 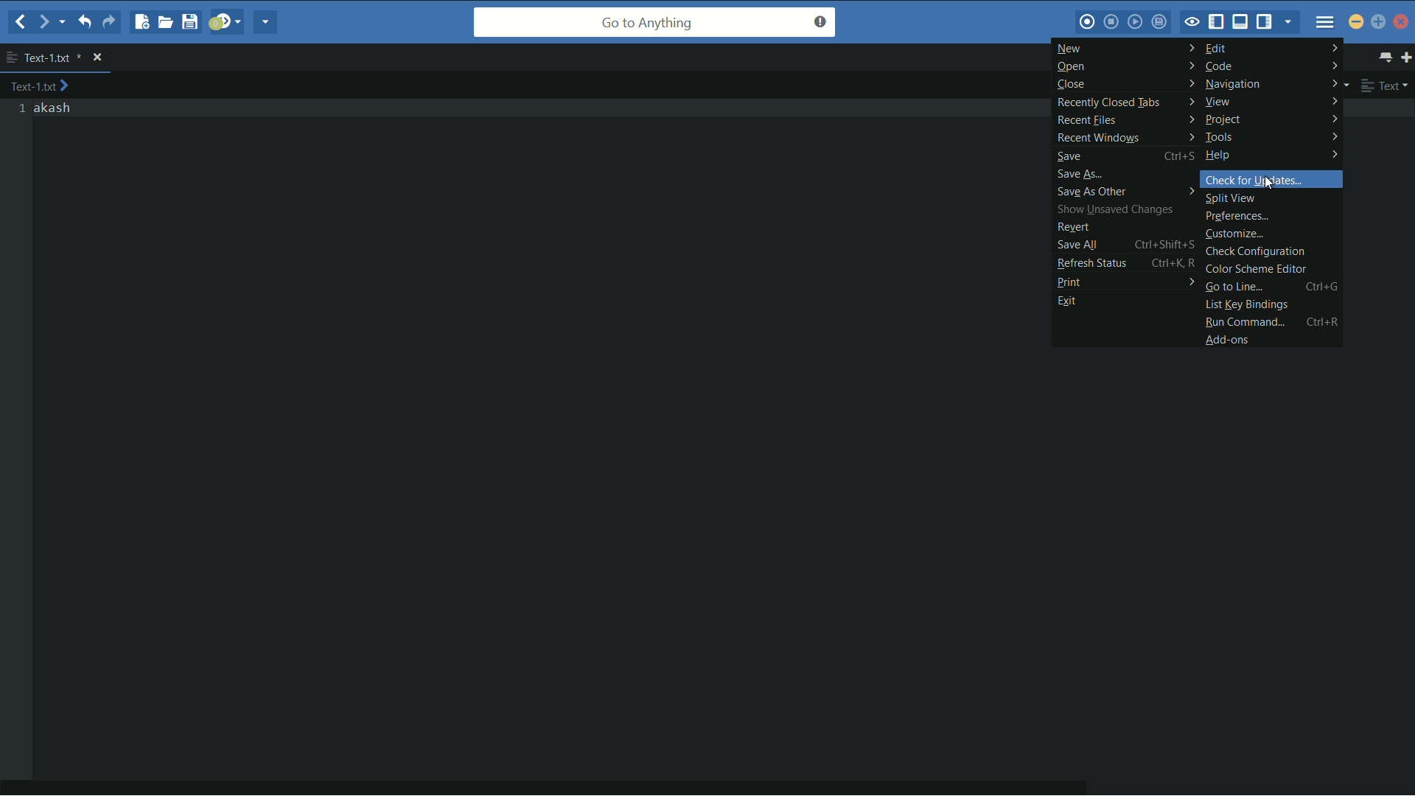 What do you see at coordinates (1271, 101) in the screenshot?
I see `view` at bounding box center [1271, 101].